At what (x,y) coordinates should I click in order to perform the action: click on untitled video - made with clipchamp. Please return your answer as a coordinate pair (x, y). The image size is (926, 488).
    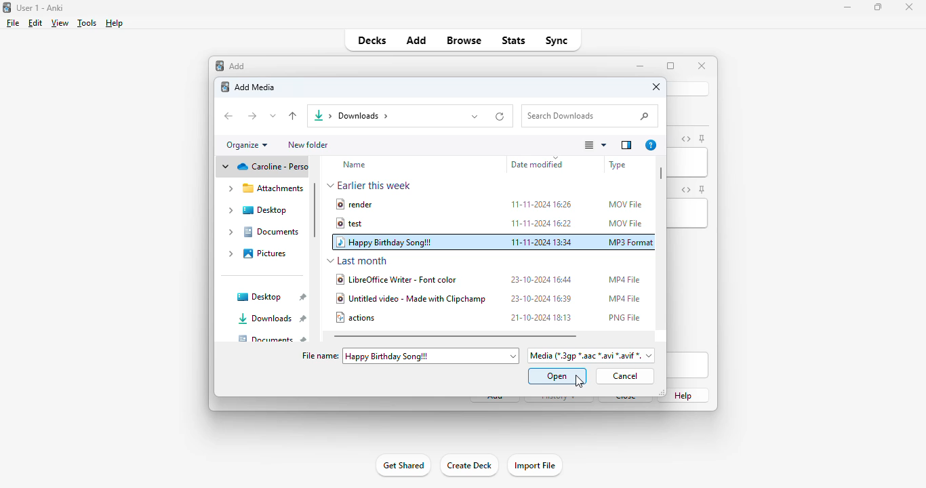
    Looking at the image, I should click on (414, 298).